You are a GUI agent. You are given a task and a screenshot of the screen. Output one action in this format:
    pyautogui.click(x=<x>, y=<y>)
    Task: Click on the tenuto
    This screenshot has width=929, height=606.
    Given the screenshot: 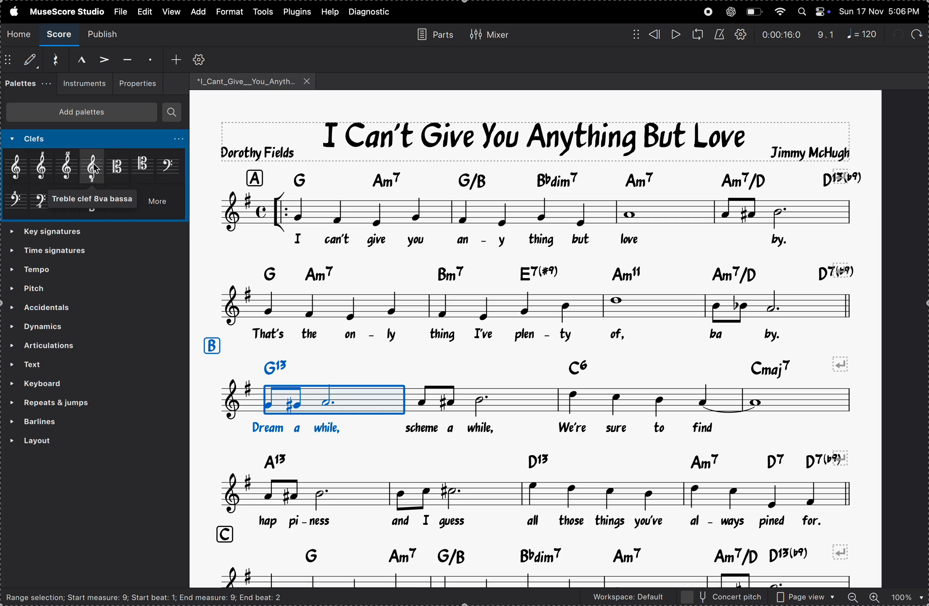 What is the action you would take?
    pyautogui.click(x=126, y=60)
    